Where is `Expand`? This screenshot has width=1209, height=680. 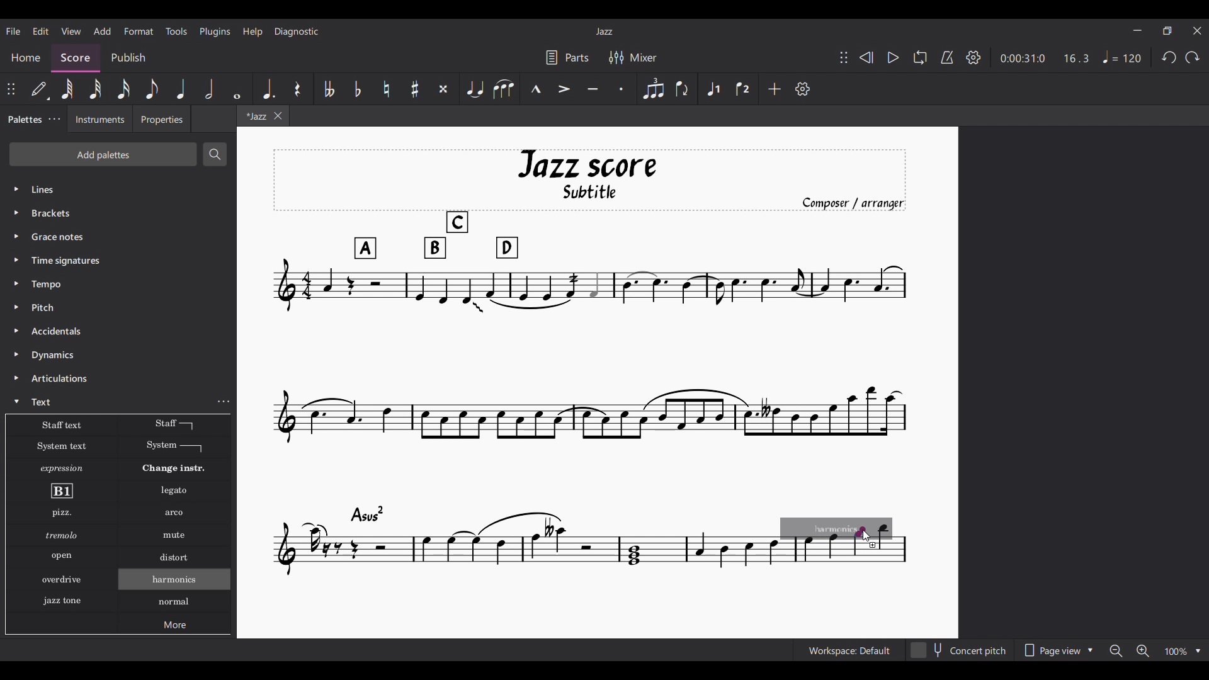
Expand is located at coordinates (18, 296).